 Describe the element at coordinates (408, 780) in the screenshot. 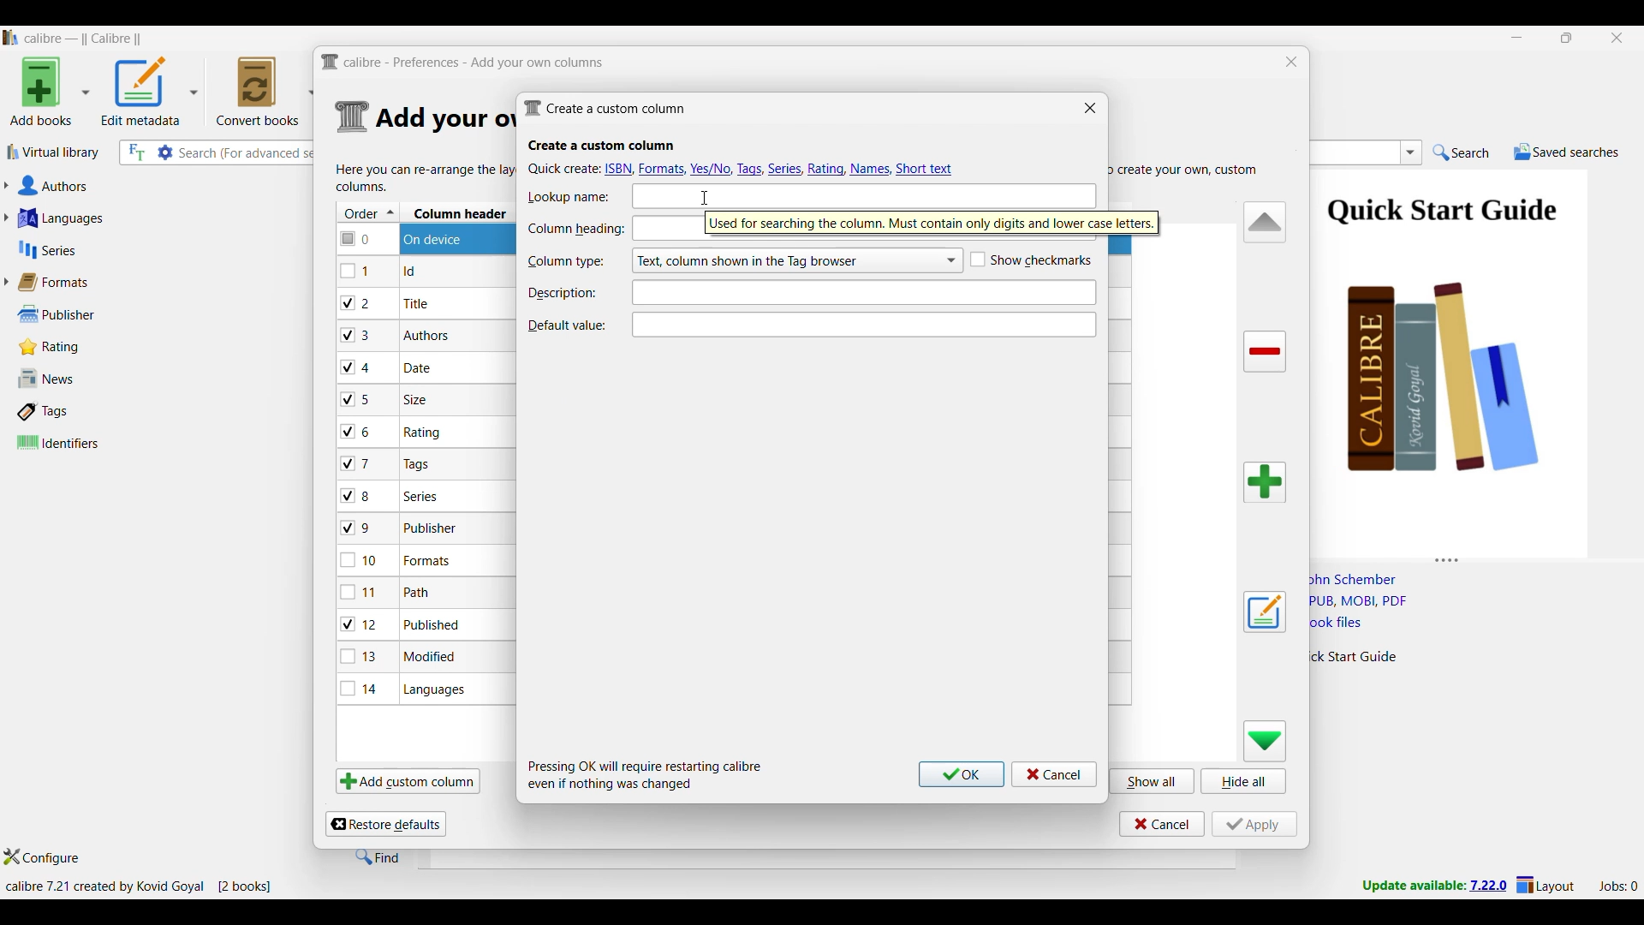

I see `Add custom column` at that location.